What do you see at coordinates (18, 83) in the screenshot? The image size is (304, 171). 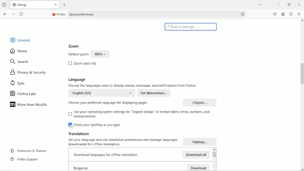 I see `Sync` at bounding box center [18, 83].